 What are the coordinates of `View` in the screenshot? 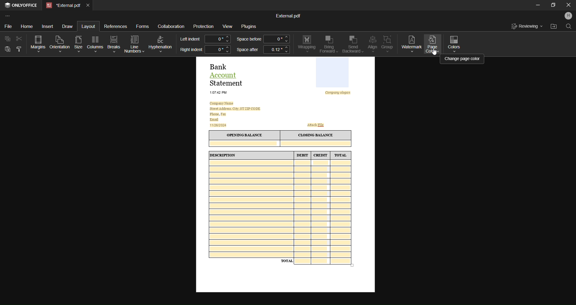 It's located at (227, 26).